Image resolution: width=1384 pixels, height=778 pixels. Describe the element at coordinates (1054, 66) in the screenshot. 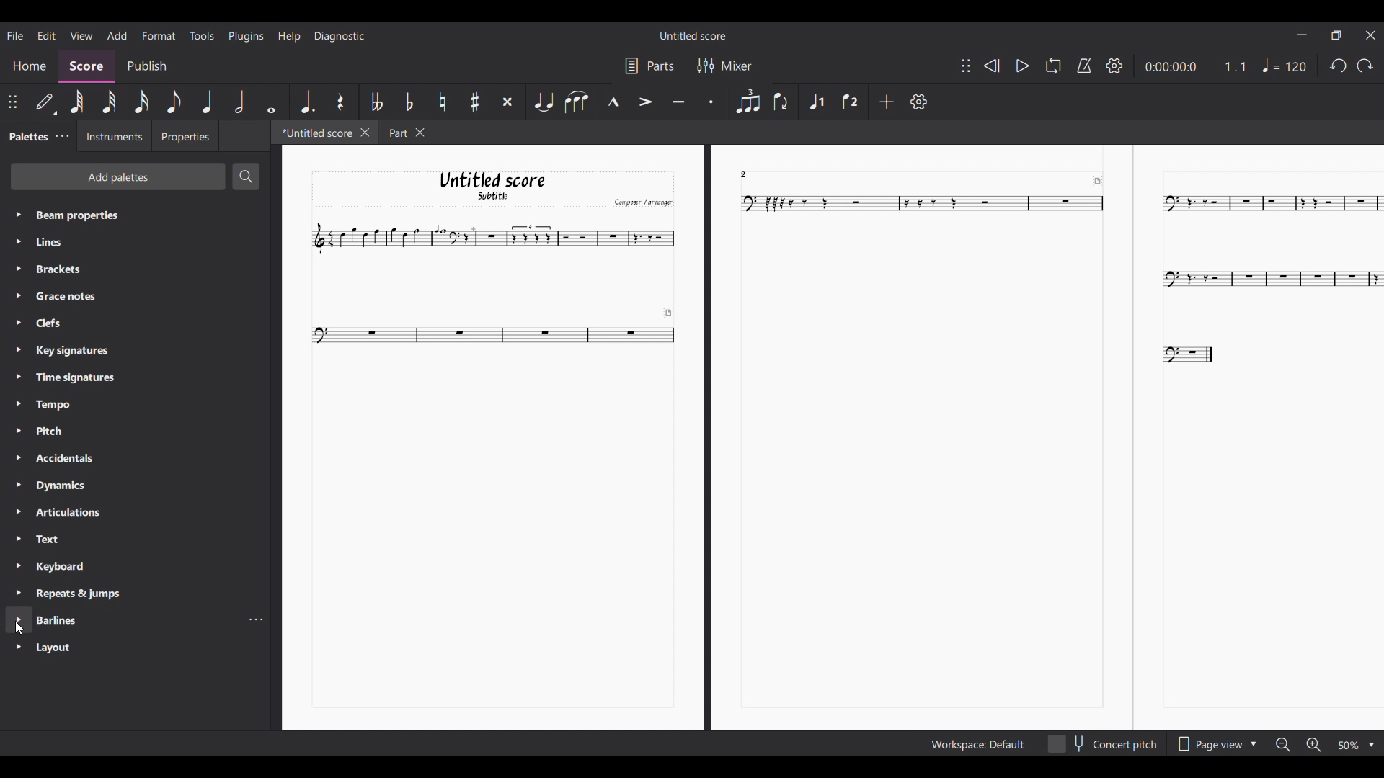

I see `Loop playback ` at that location.